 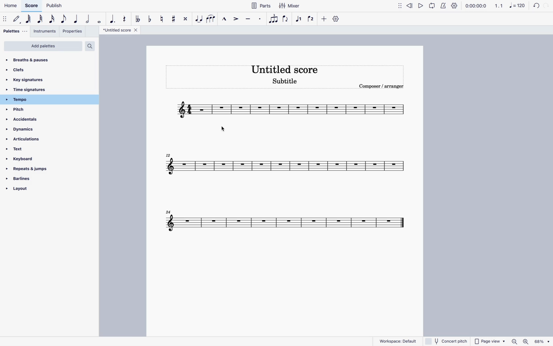 I want to click on zoom, so click(x=514, y=341).